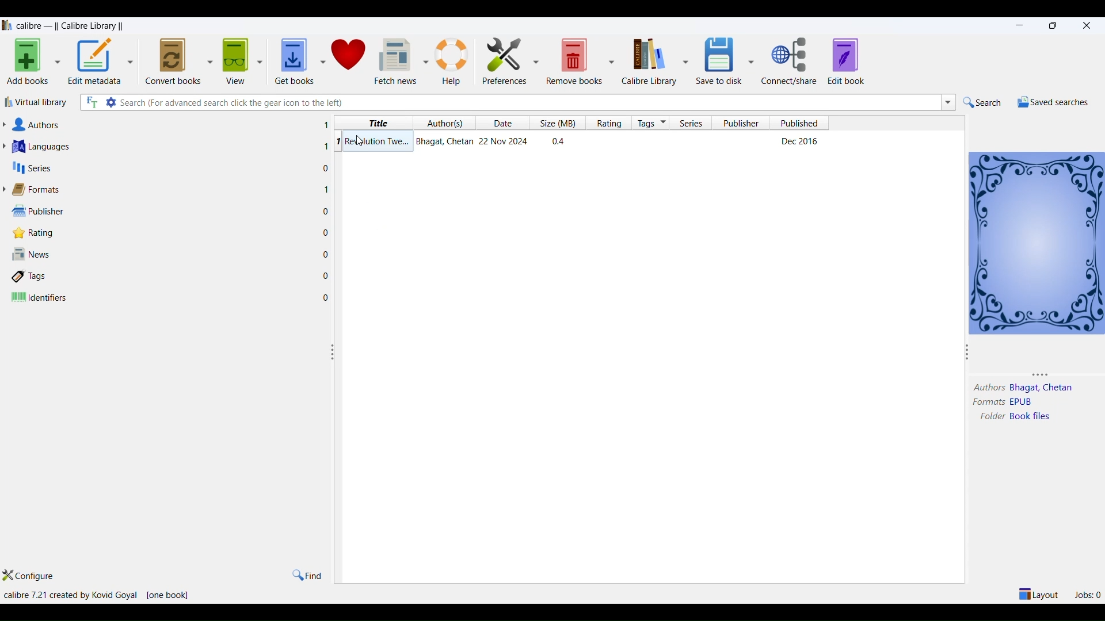  Describe the element at coordinates (375, 123) in the screenshot. I see `title` at that location.